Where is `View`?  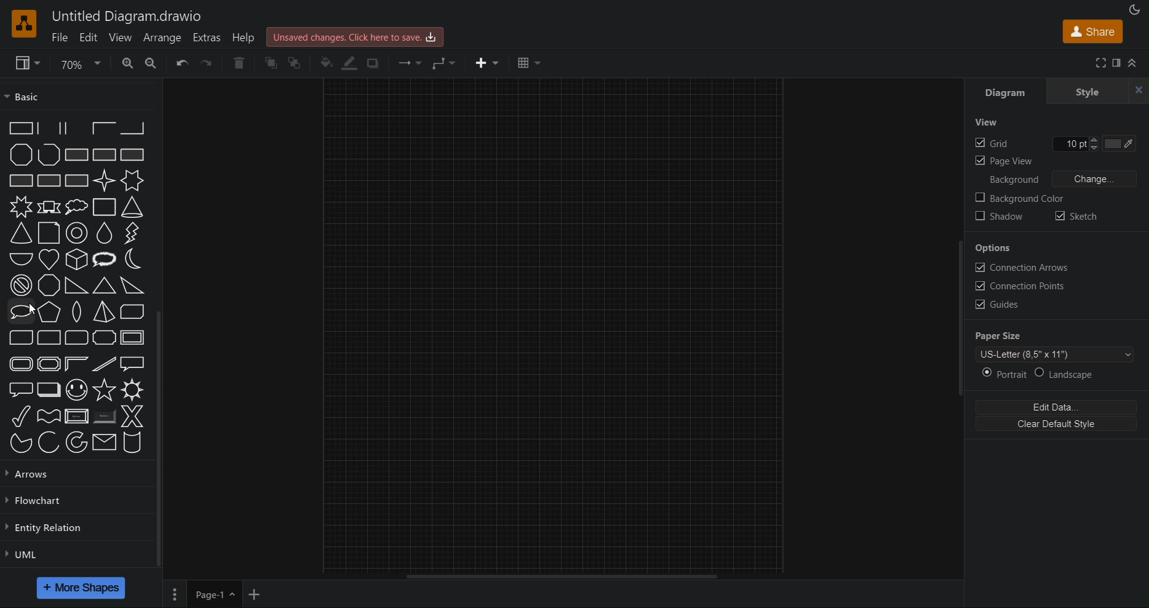 View is located at coordinates (990, 121).